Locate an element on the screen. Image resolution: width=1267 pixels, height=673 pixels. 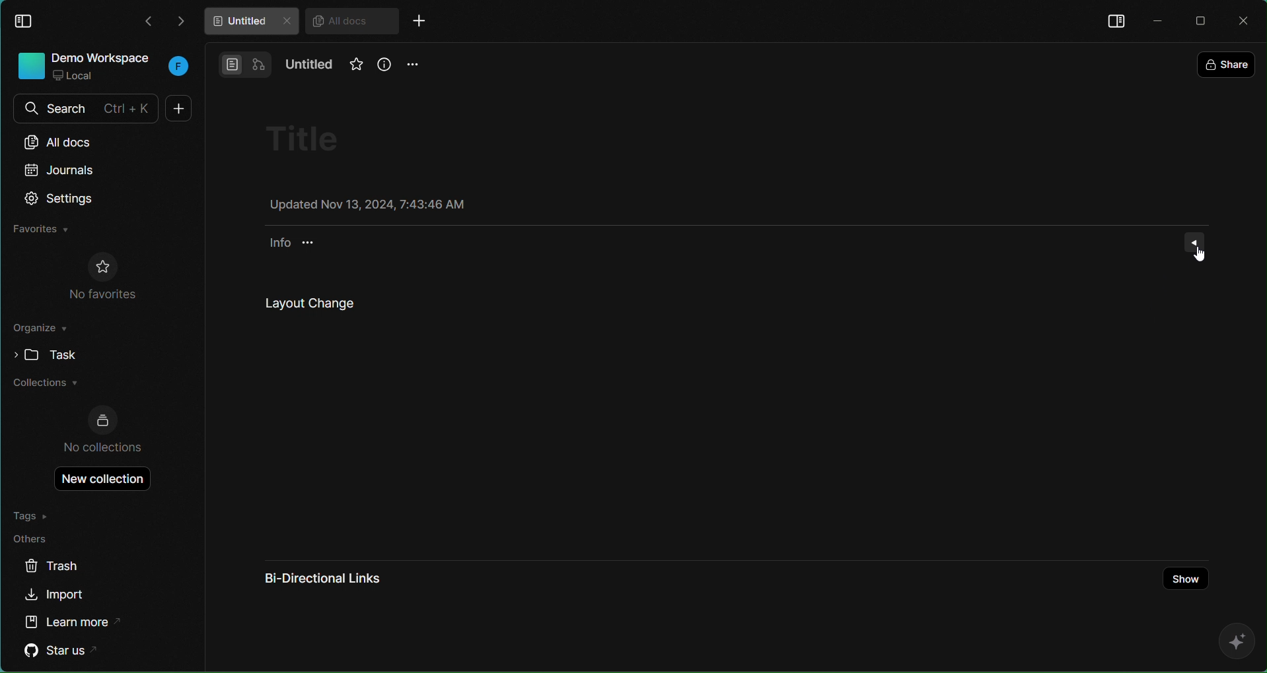
< is located at coordinates (148, 22).